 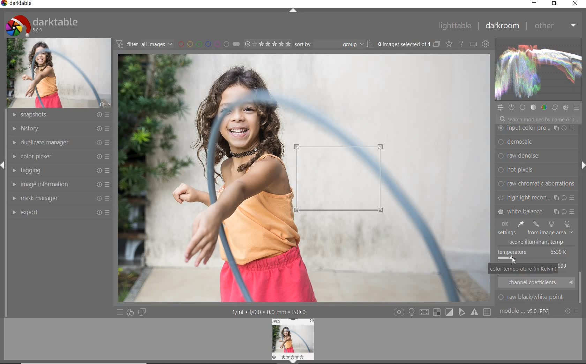 I want to click on color picker, so click(x=62, y=155).